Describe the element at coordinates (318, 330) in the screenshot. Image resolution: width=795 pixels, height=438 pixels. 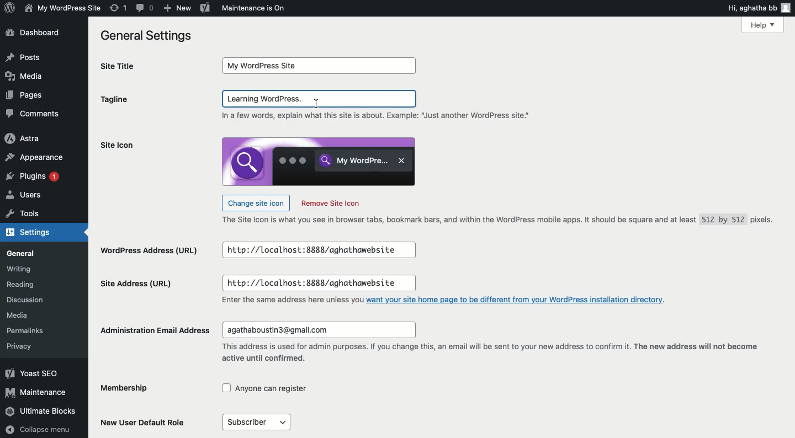
I see `input box` at that location.